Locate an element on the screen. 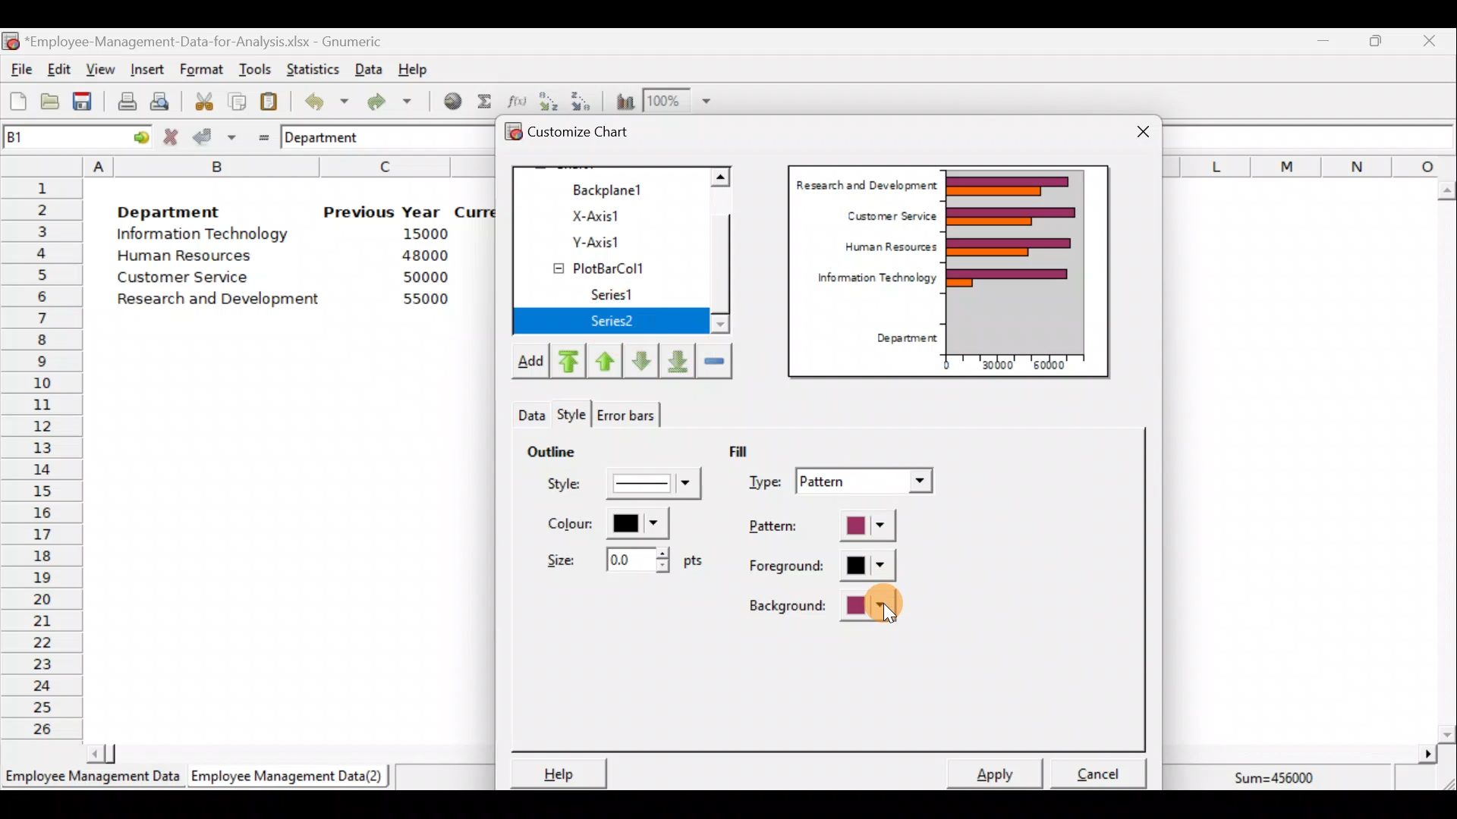  Scroll bar is located at coordinates (728, 253).